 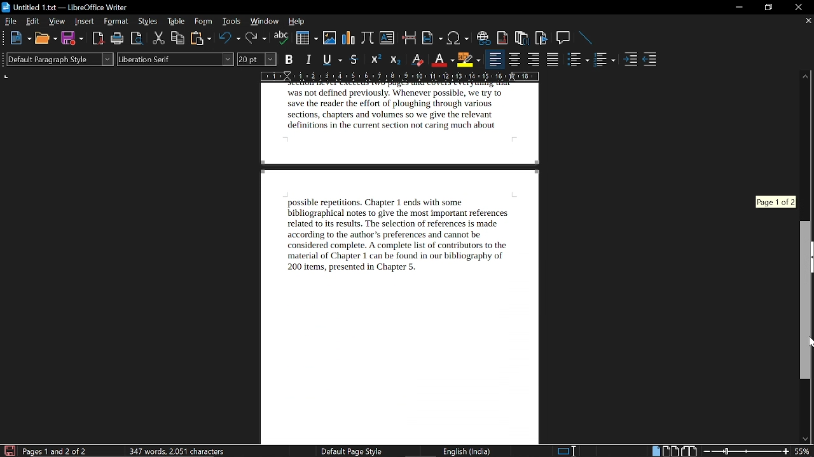 What do you see at coordinates (200, 39) in the screenshot?
I see `paste` at bounding box center [200, 39].